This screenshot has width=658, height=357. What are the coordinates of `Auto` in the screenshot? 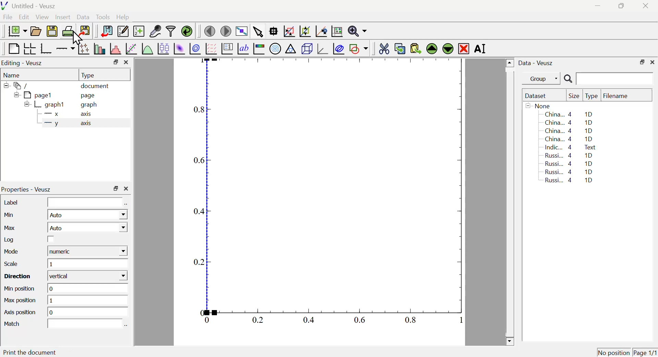 It's located at (87, 228).